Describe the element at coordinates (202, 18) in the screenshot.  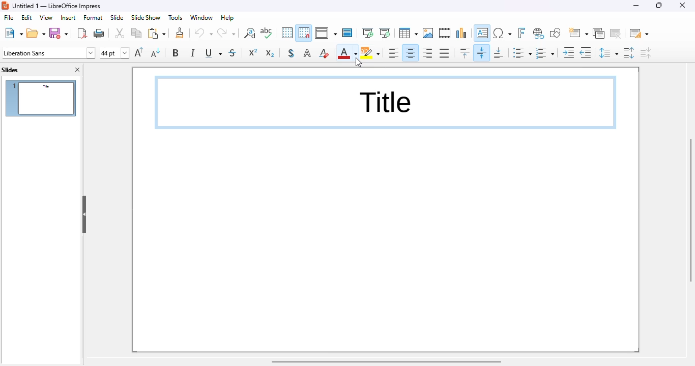
I see `window` at that location.